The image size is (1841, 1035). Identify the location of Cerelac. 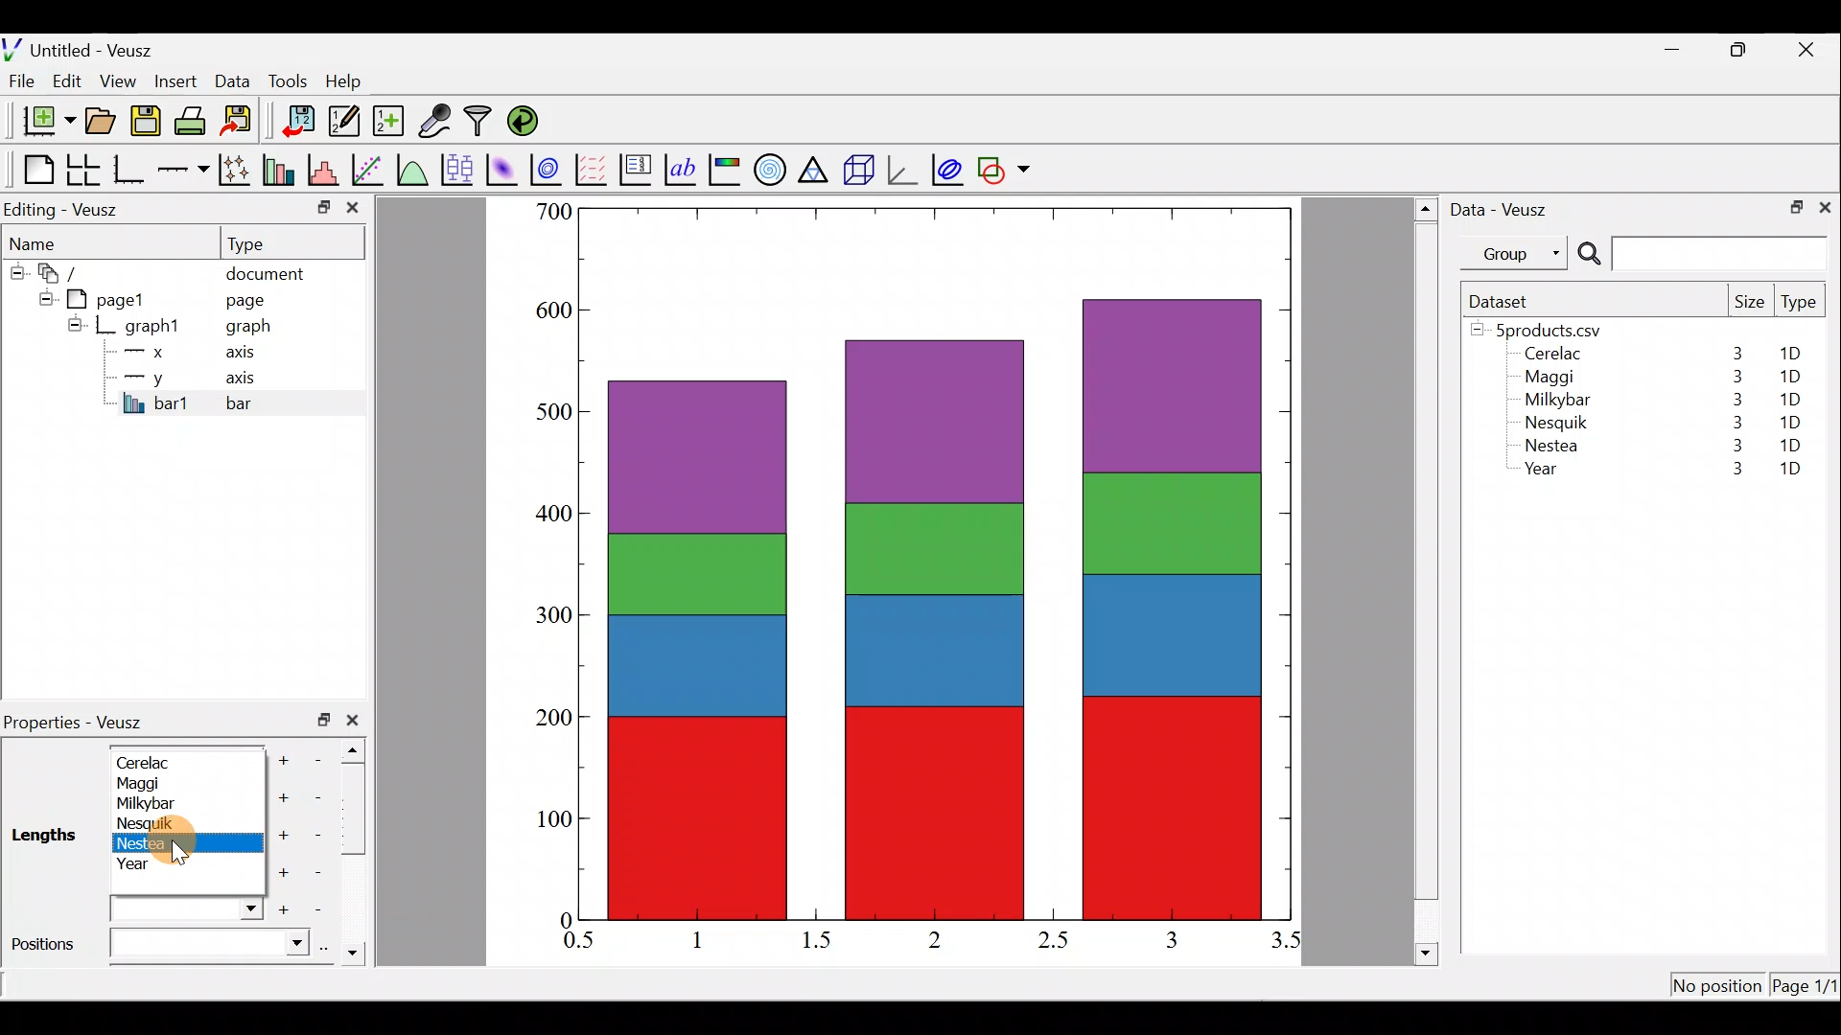
(1550, 355).